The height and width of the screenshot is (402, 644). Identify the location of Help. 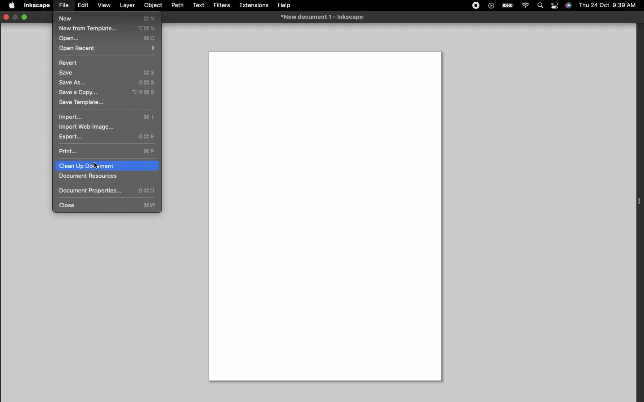
(284, 4).